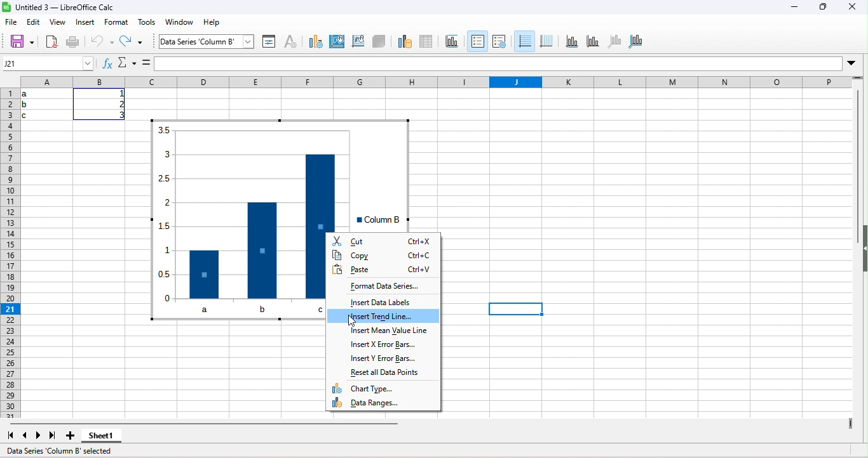  What do you see at coordinates (22, 41) in the screenshot?
I see `save` at bounding box center [22, 41].